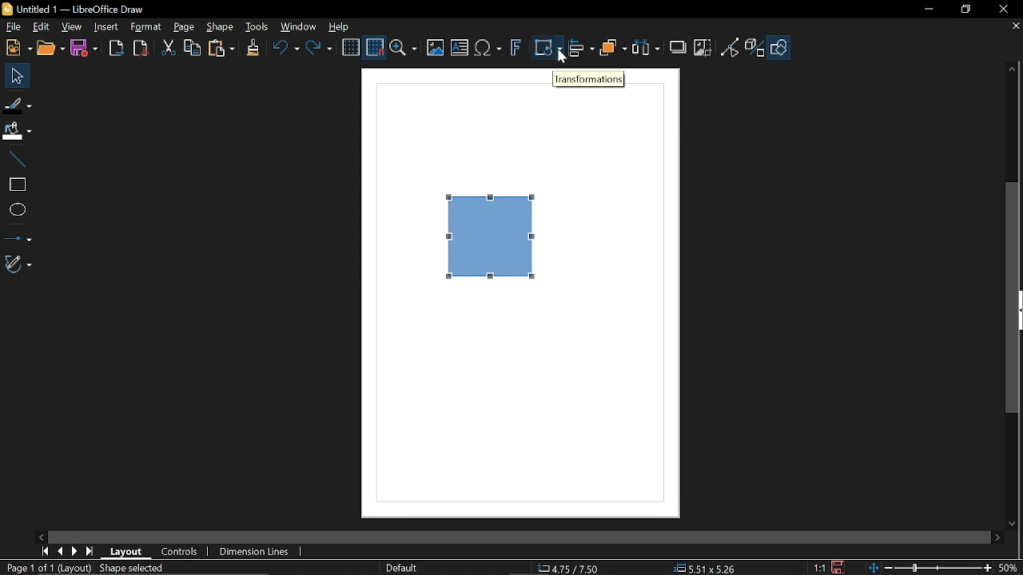  What do you see at coordinates (16, 160) in the screenshot?
I see `Line` at bounding box center [16, 160].